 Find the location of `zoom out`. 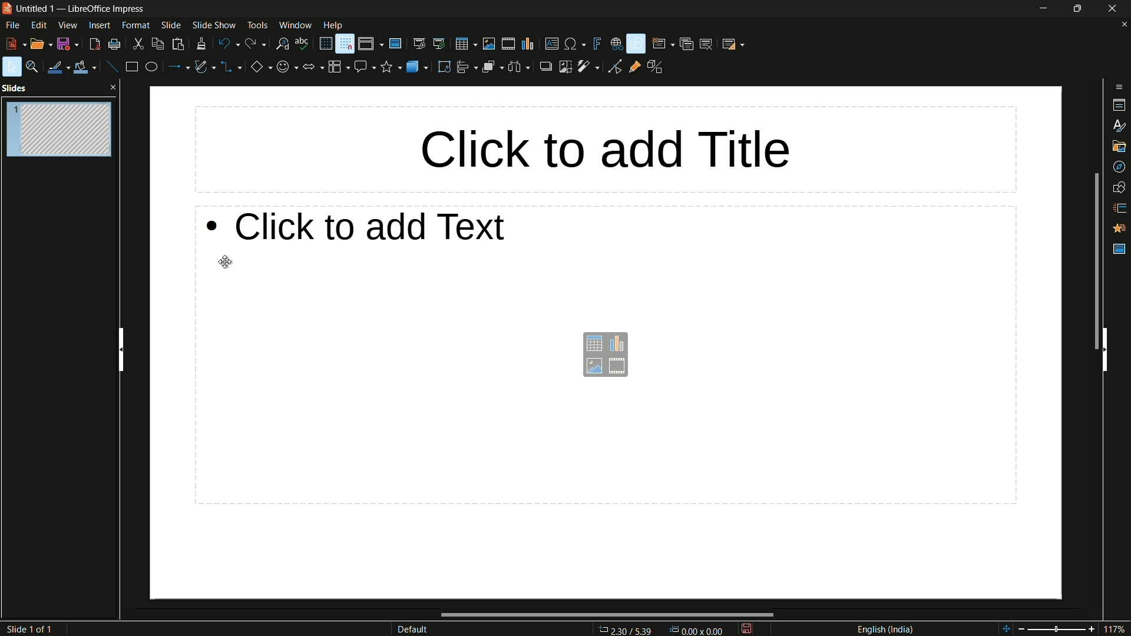

zoom out is located at coordinates (1021, 629).